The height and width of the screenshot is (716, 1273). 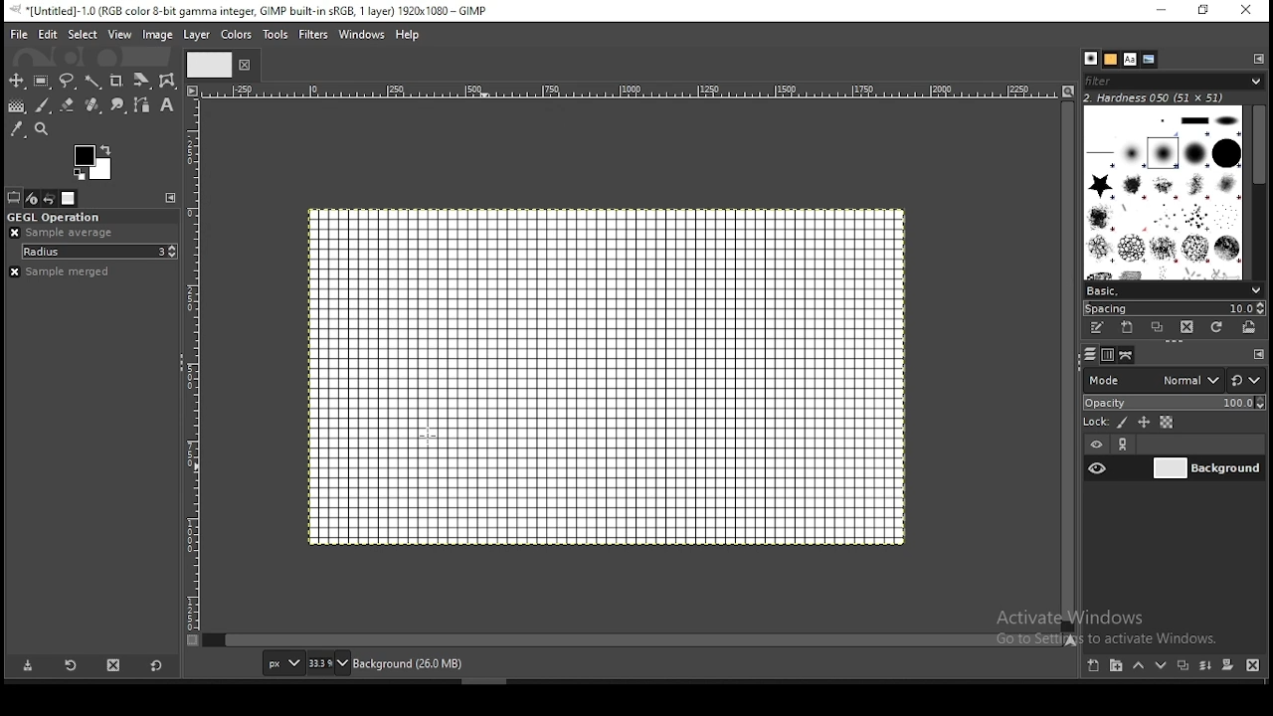 I want to click on smudge tool, so click(x=120, y=106).